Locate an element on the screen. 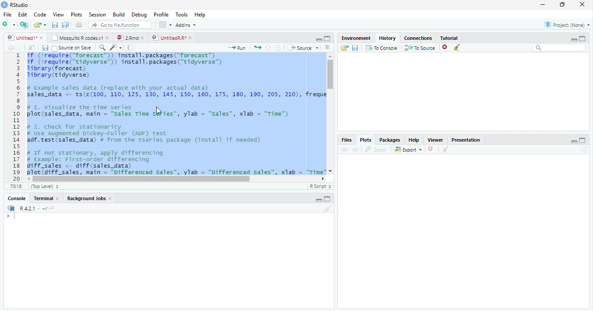  Project(none) is located at coordinates (567, 24).